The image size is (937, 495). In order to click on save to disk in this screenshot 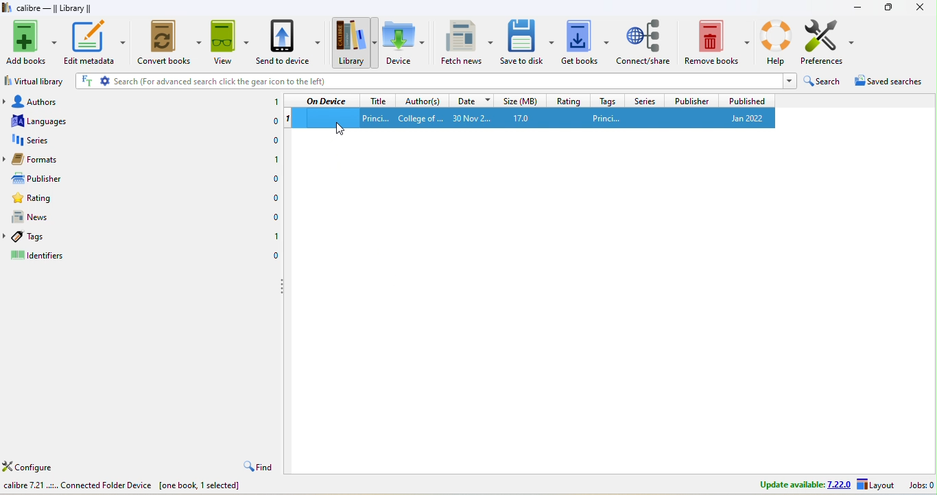, I will do `click(527, 41)`.